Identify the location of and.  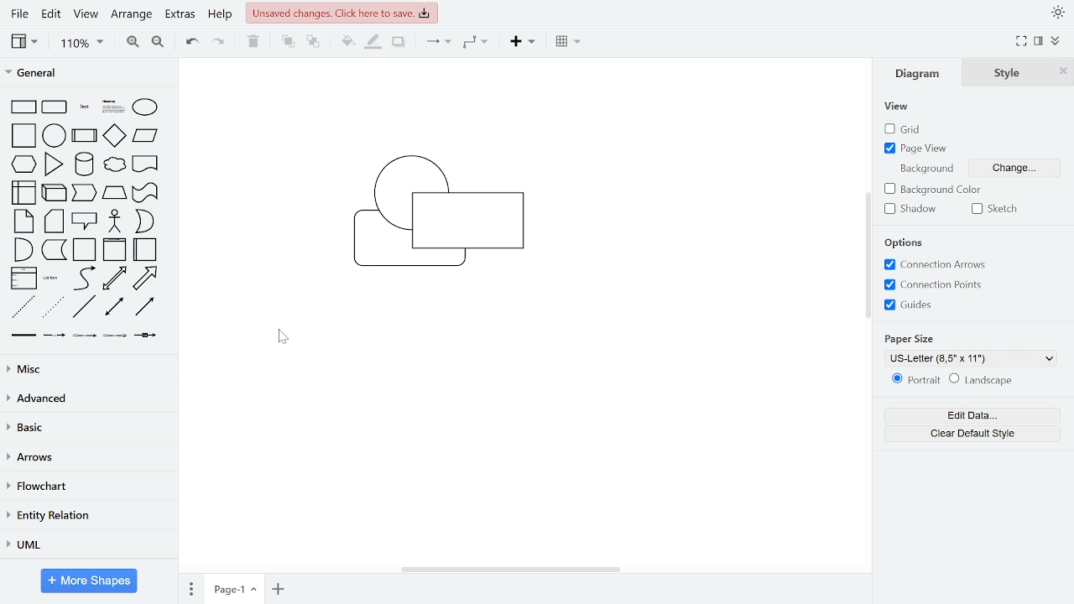
(23, 249).